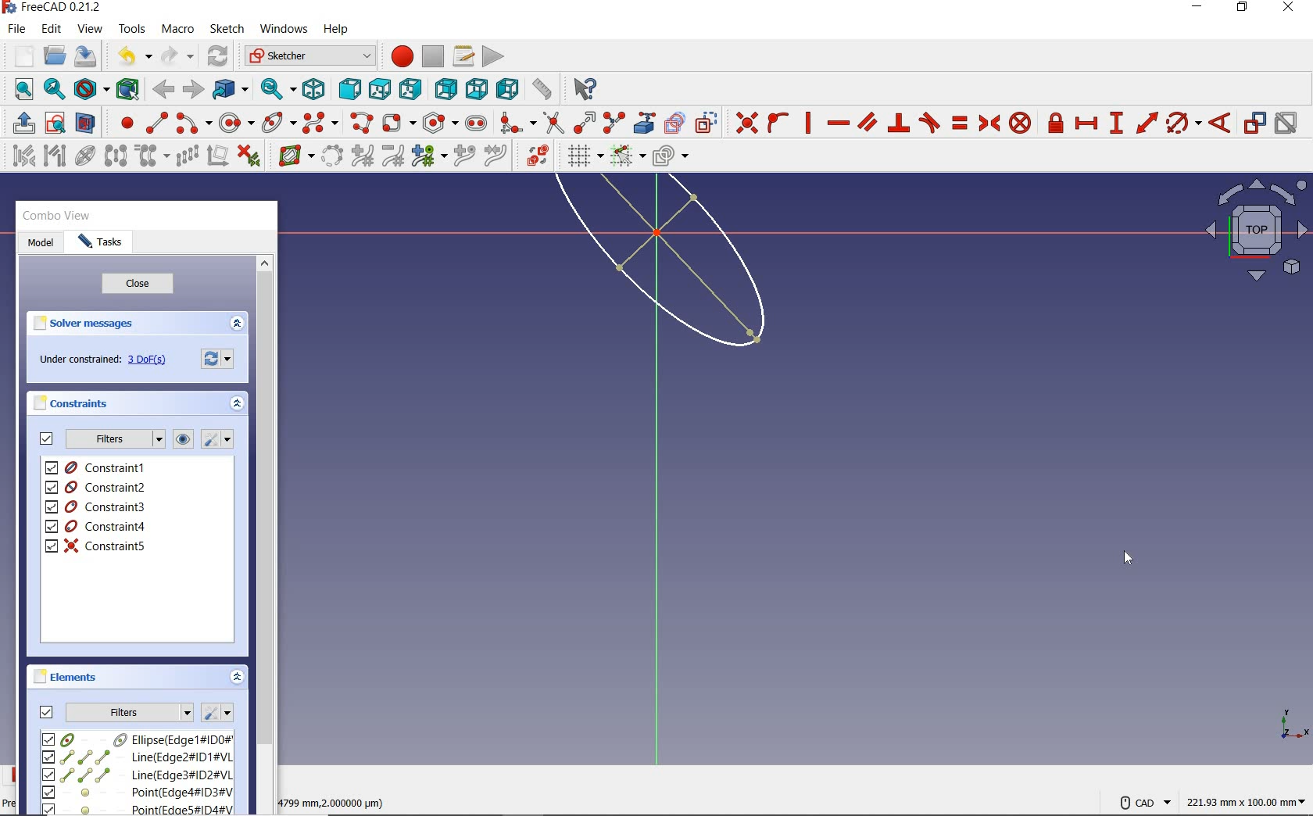 The image size is (1313, 816). Describe the element at coordinates (279, 89) in the screenshot. I see `sync view` at that location.